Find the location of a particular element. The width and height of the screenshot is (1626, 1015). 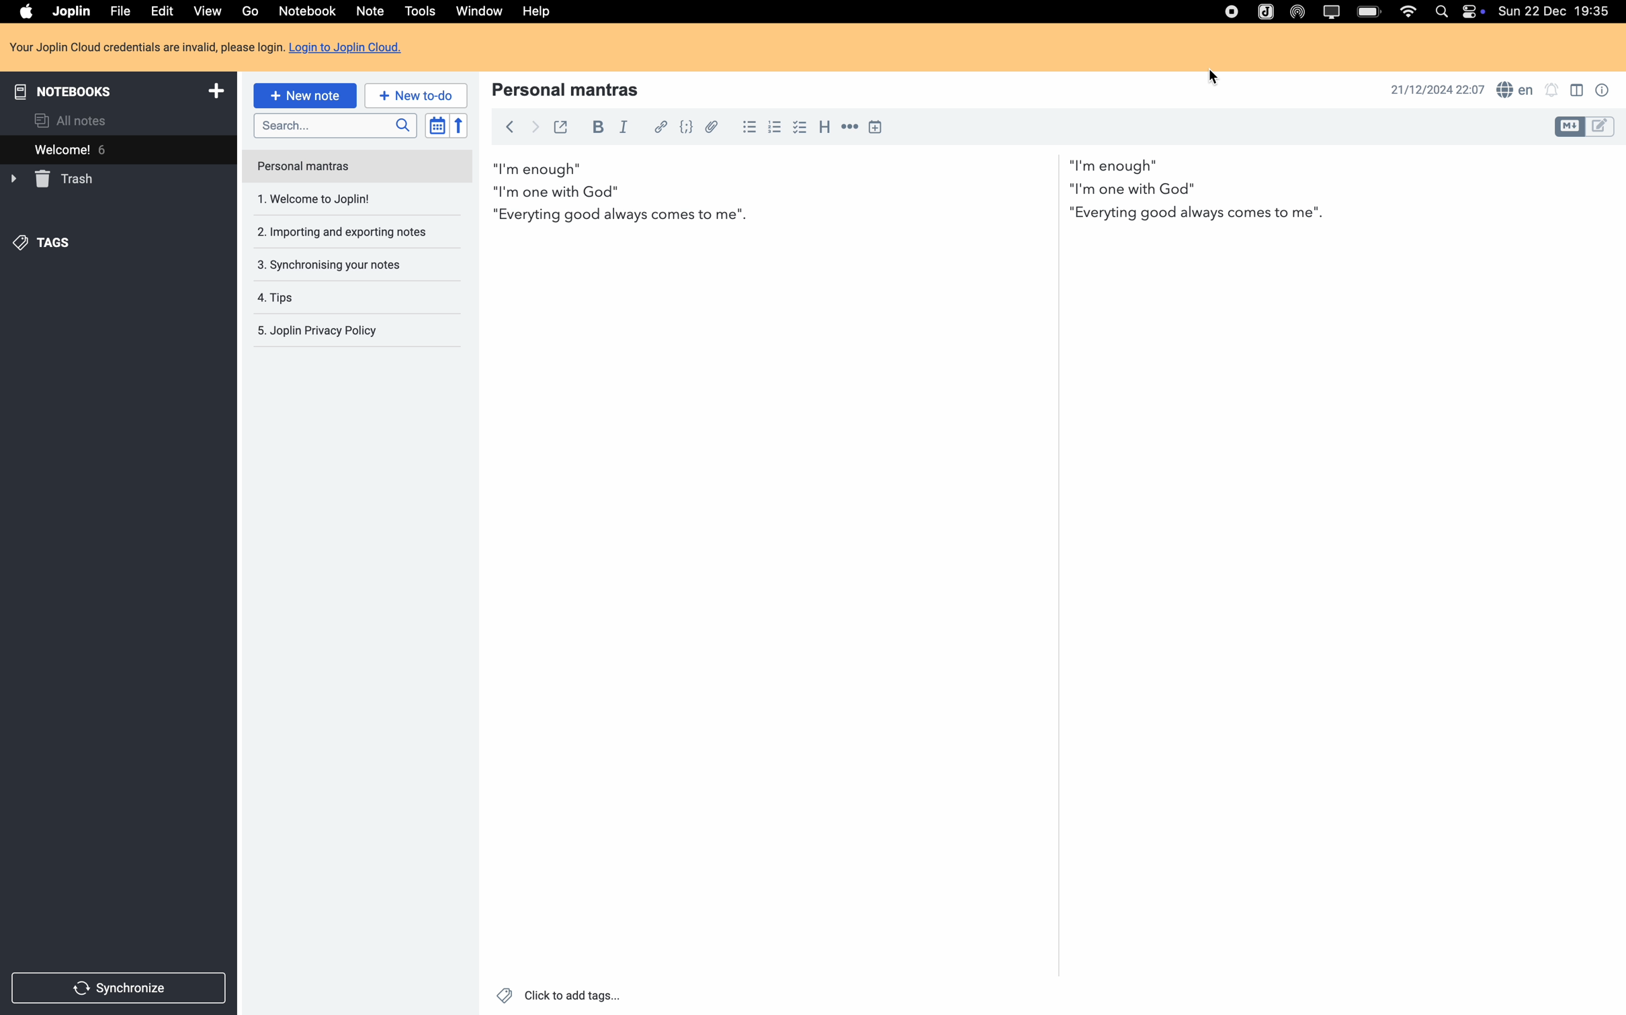

search bar is located at coordinates (333, 125).